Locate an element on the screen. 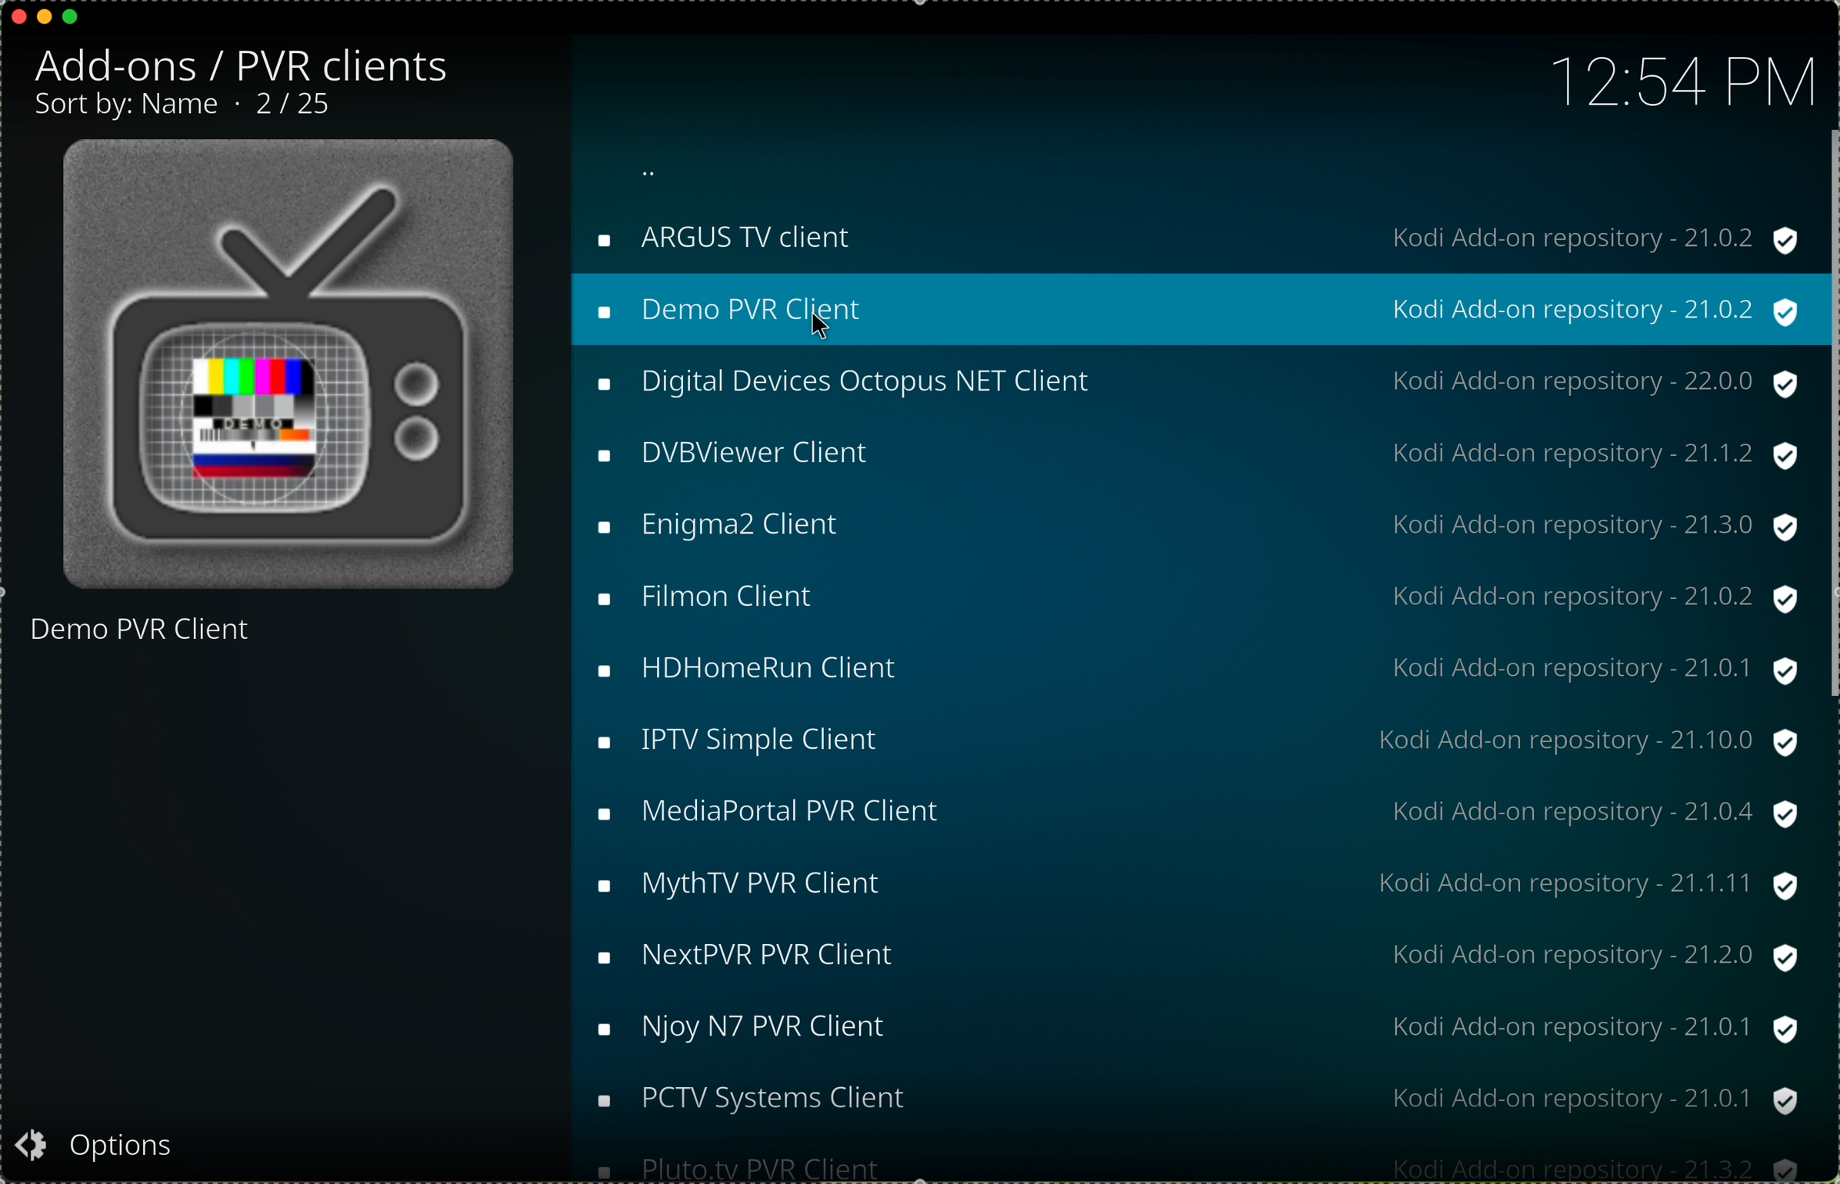 The width and height of the screenshot is (1840, 1184). 21.0.2 is located at coordinates (1719, 239).